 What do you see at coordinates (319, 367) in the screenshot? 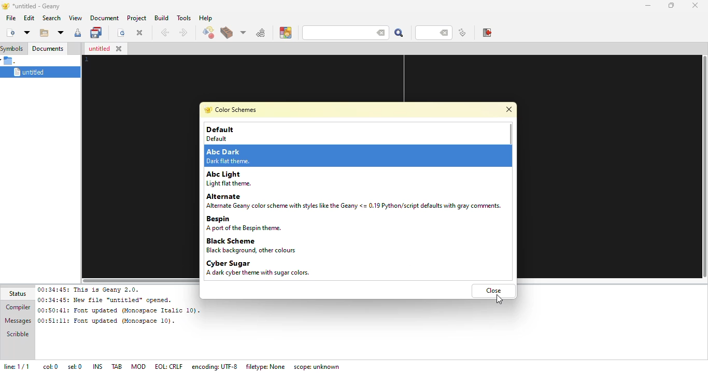
I see `scope: unknown` at bounding box center [319, 367].